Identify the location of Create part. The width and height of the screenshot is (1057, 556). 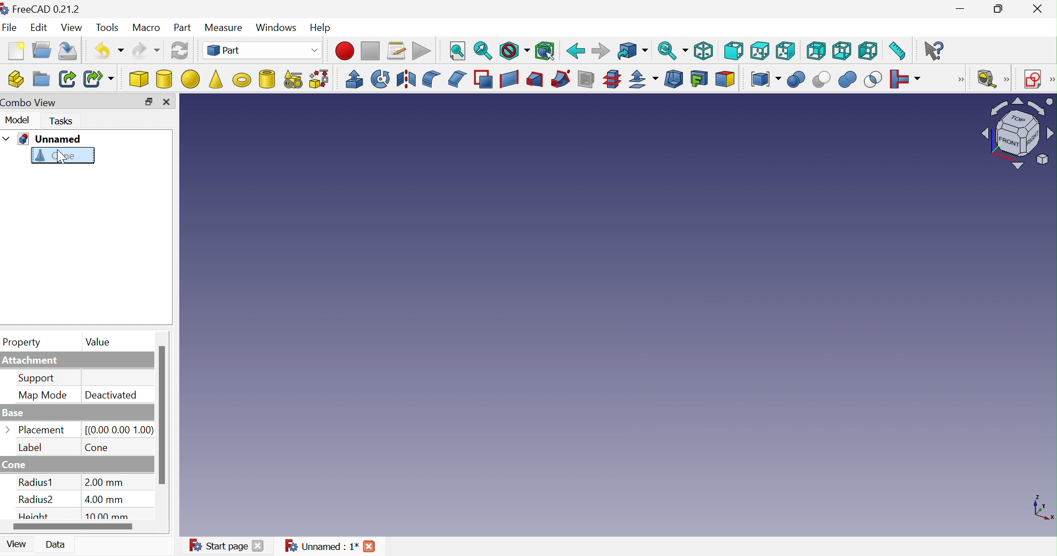
(16, 77).